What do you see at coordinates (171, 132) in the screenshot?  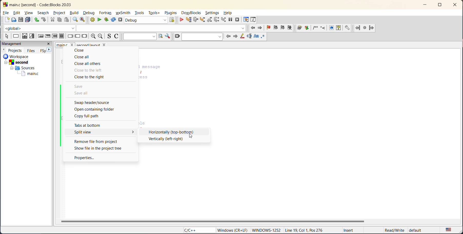 I see `horizontally` at bounding box center [171, 132].